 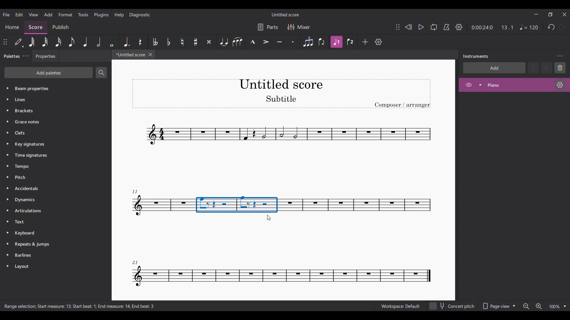 I want to click on Keyboard, so click(x=51, y=233).